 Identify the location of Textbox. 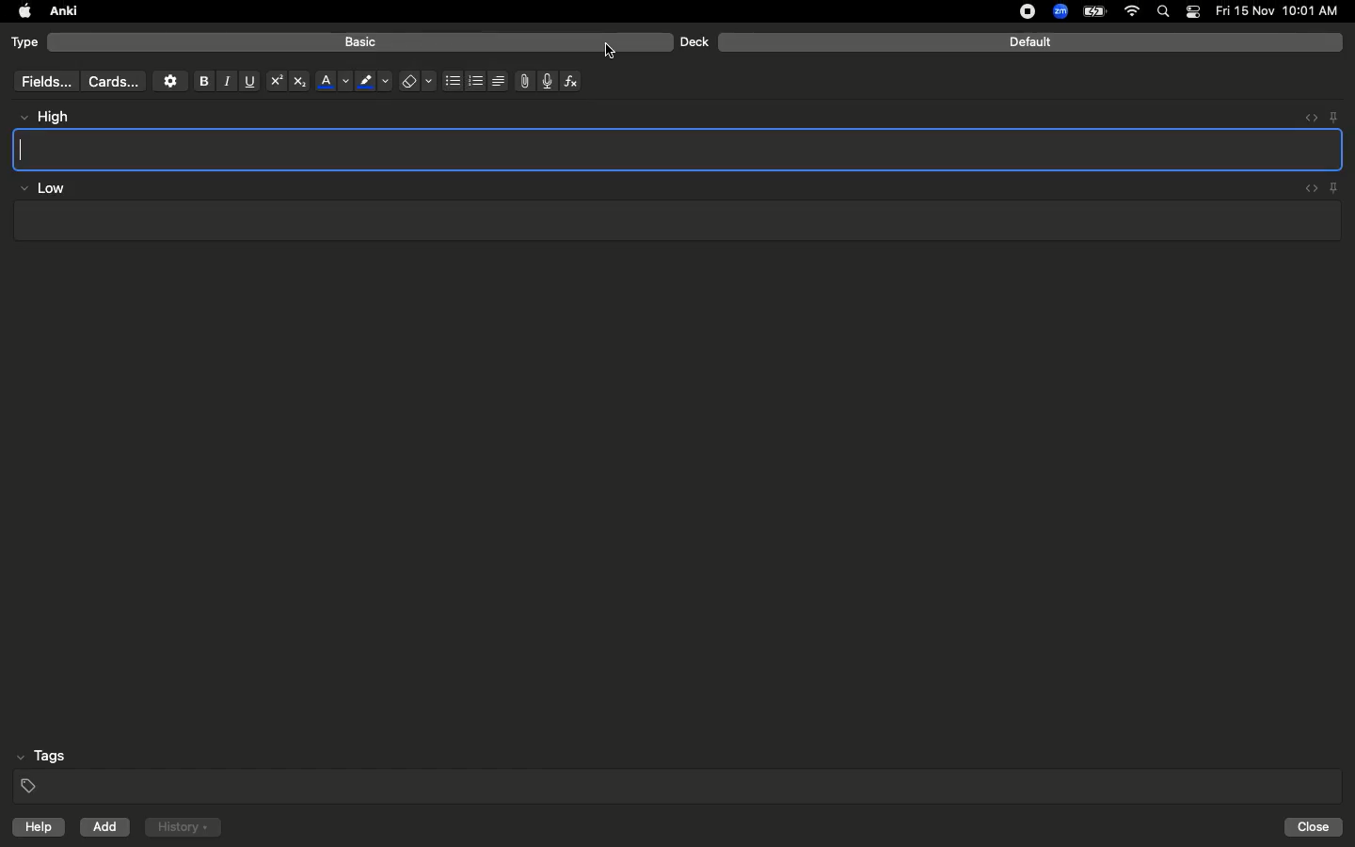
(679, 149).